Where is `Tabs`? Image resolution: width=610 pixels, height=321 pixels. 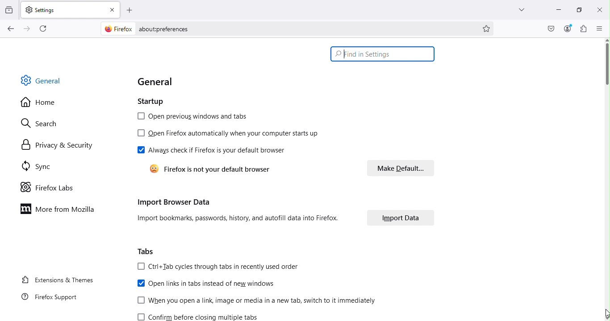
Tabs is located at coordinates (147, 251).